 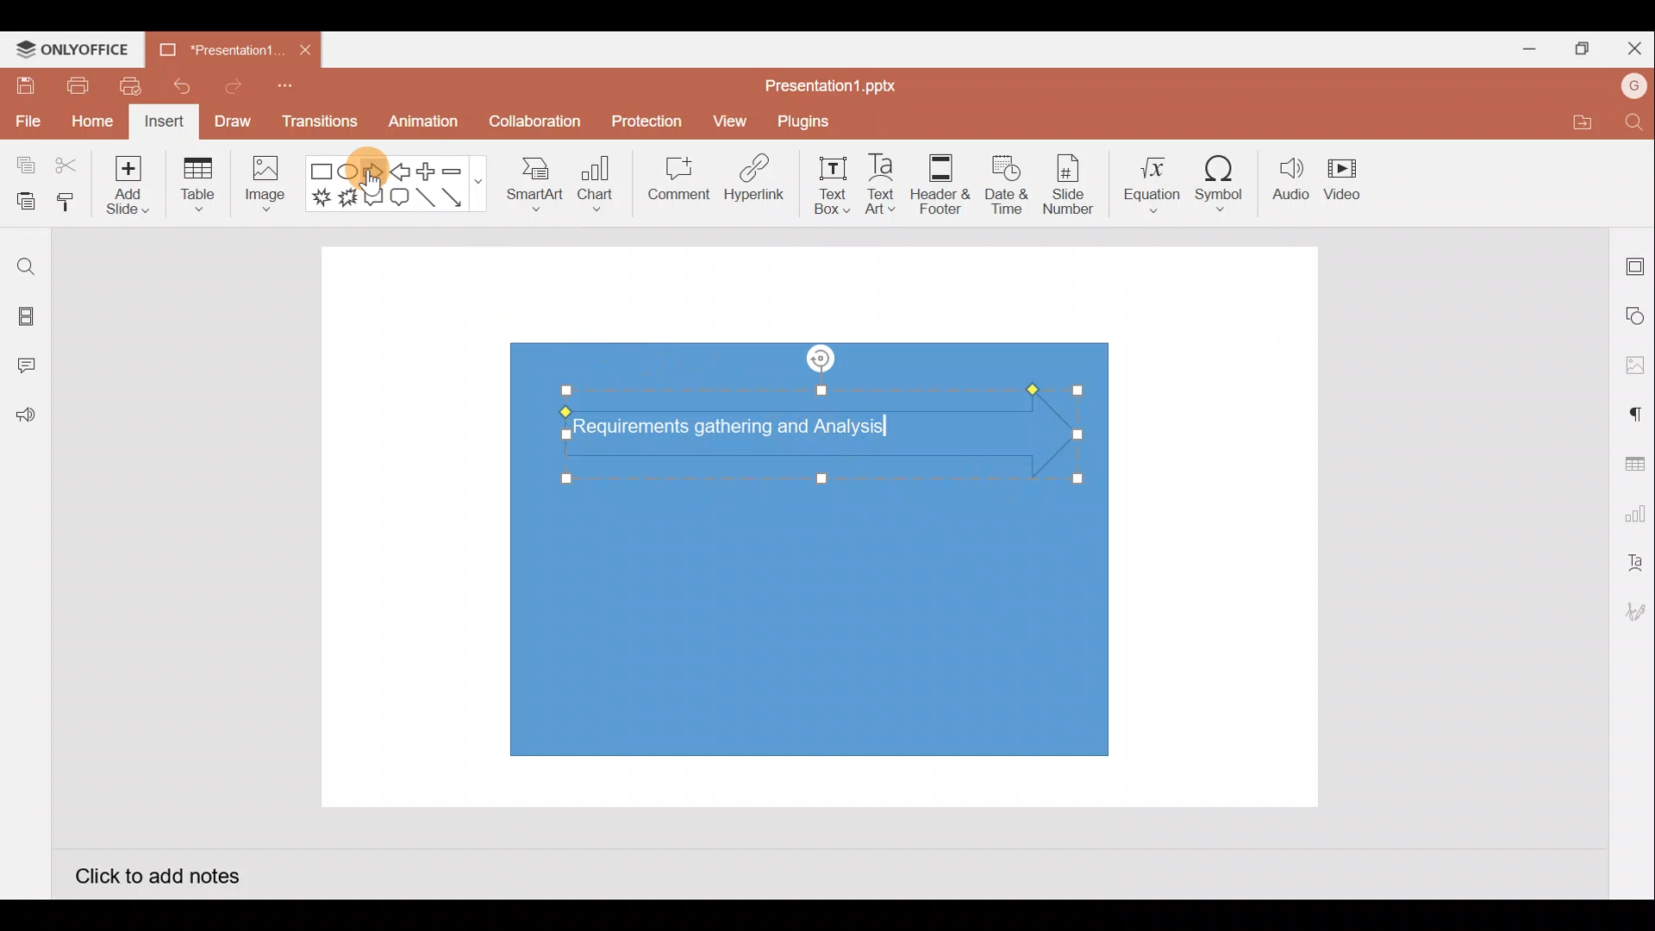 What do you see at coordinates (1636, 263) in the screenshot?
I see `Slide settings` at bounding box center [1636, 263].